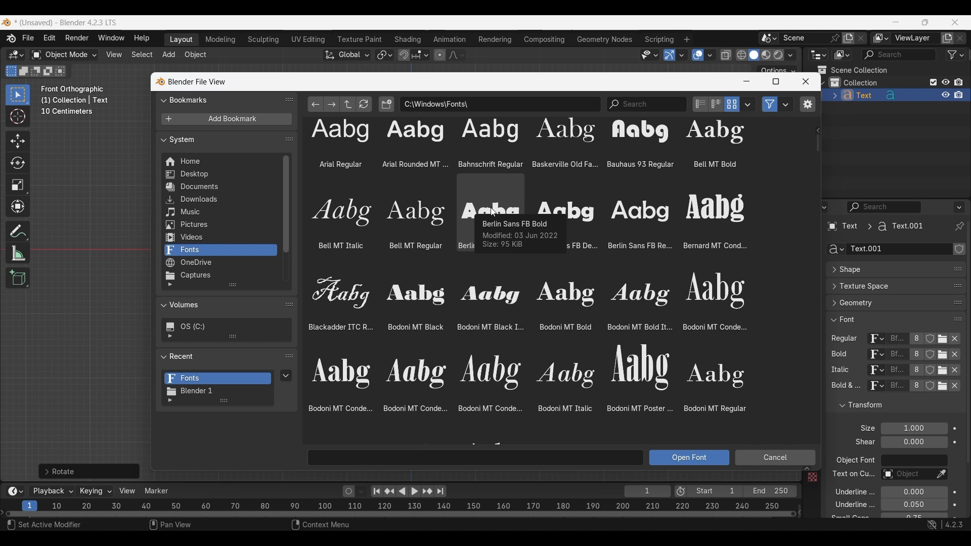 The height and width of the screenshot is (546, 971). What do you see at coordinates (219, 99) in the screenshot?
I see `Collapse Bookmarks` at bounding box center [219, 99].